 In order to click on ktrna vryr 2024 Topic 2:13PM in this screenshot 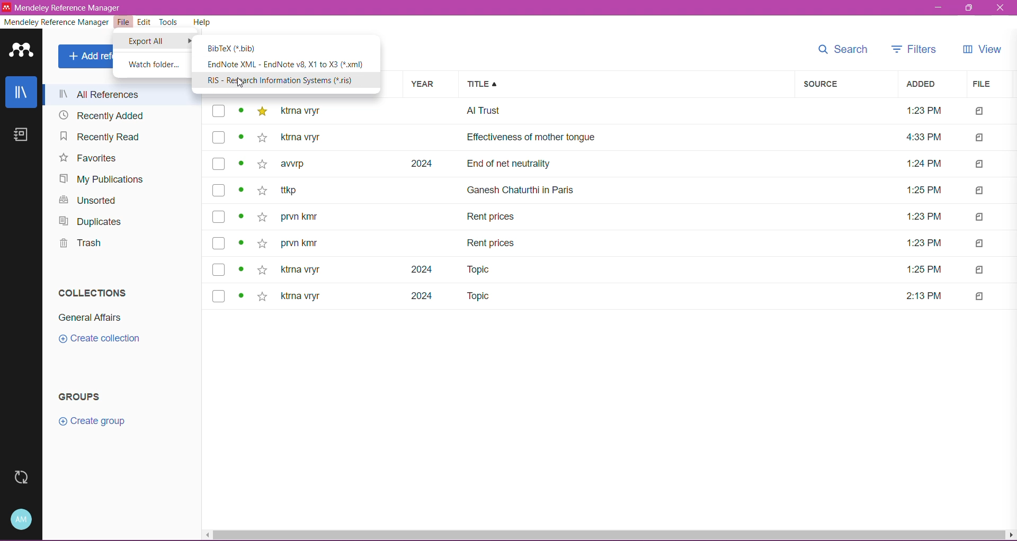, I will do `click(611, 296)`.